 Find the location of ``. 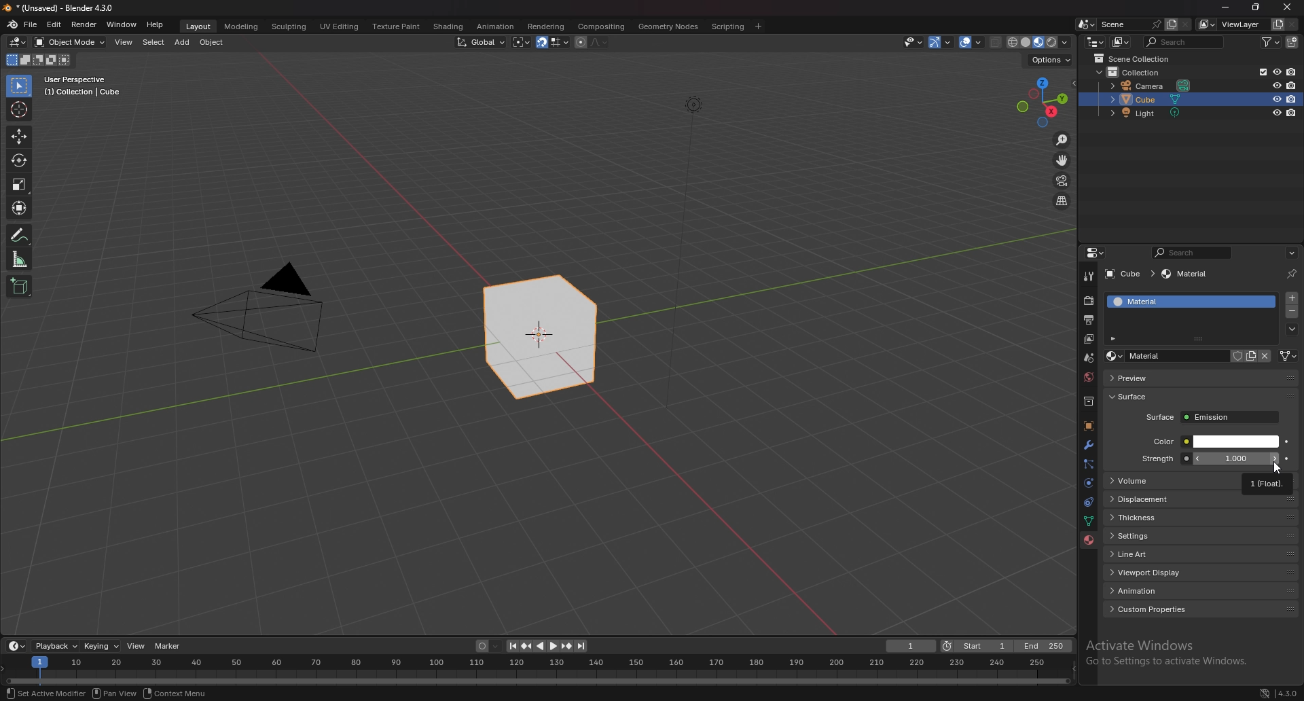

 is located at coordinates (1288, 9).